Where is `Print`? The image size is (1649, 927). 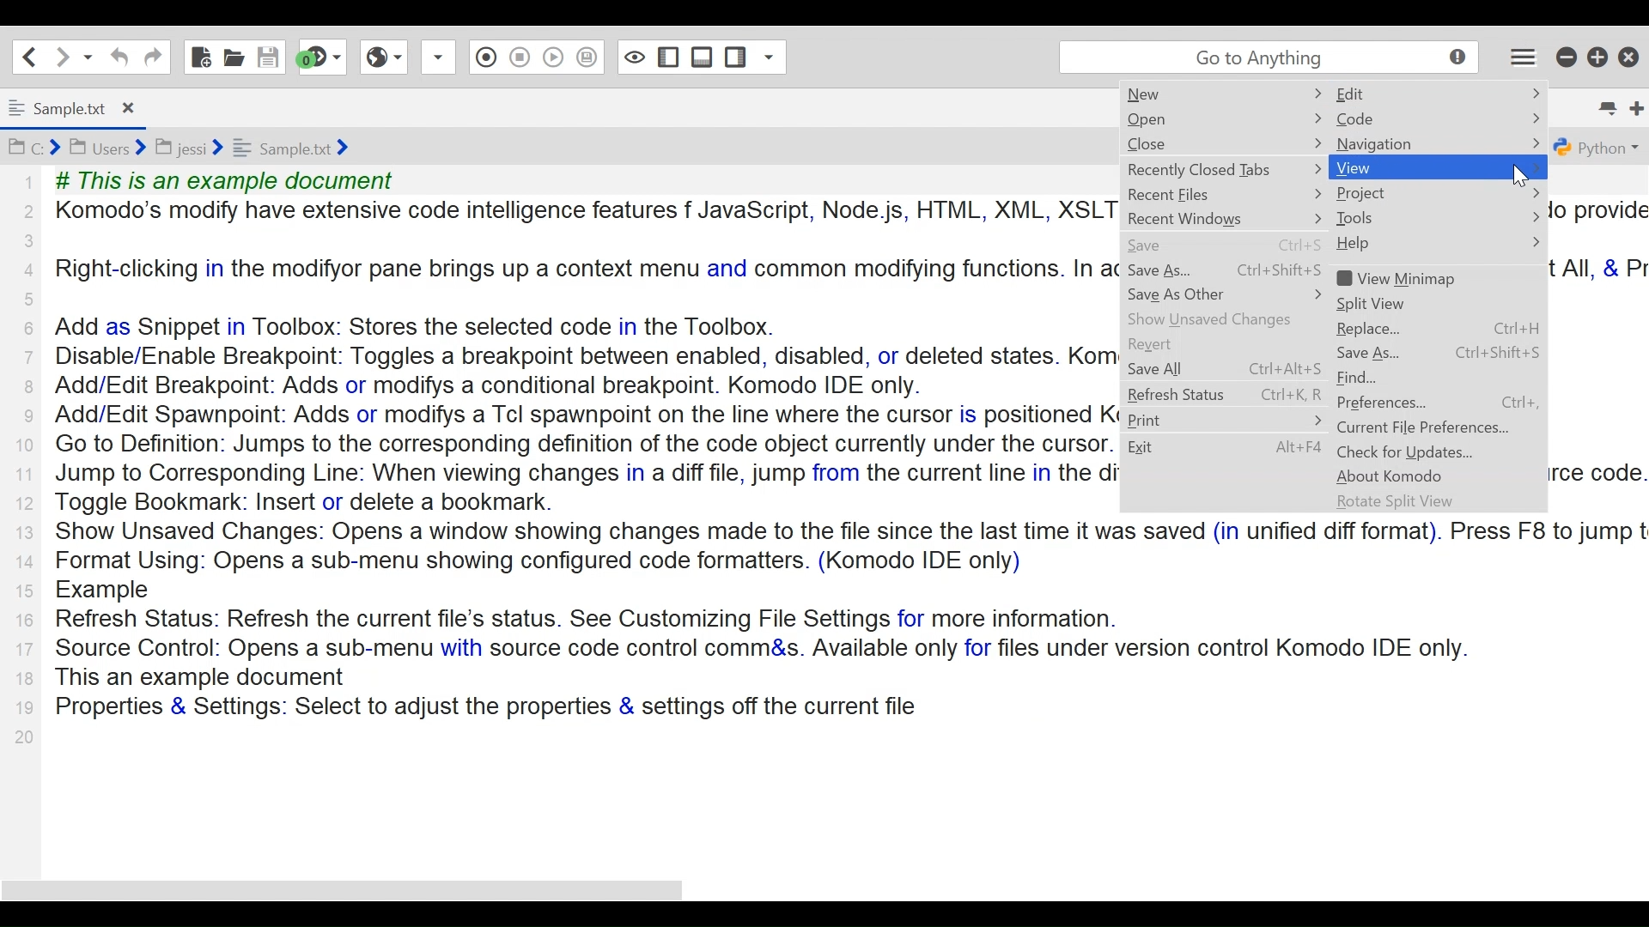 Print is located at coordinates (1183, 421).